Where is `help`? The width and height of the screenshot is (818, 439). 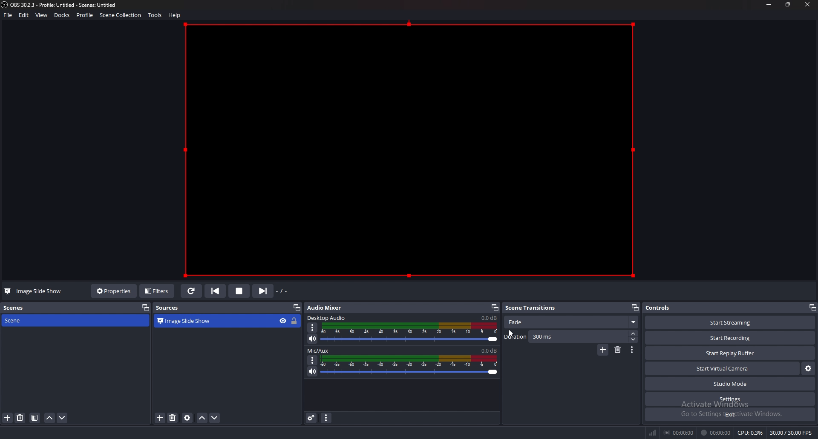 help is located at coordinates (176, 15).